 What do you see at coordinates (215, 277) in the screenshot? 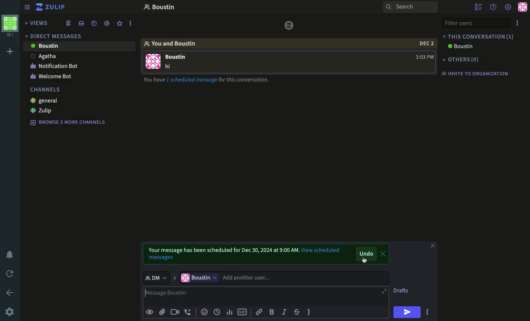
I see `move boustin` at bounding box center [215, 277].